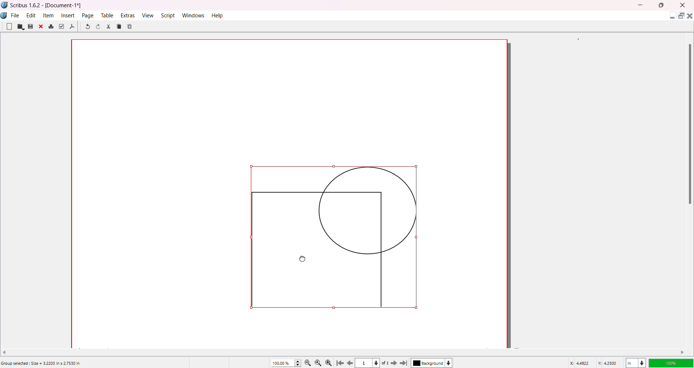  What do you see at coordinates (88, 15) in the screenshot?
I see `Page` at bounding box center [88, 15].